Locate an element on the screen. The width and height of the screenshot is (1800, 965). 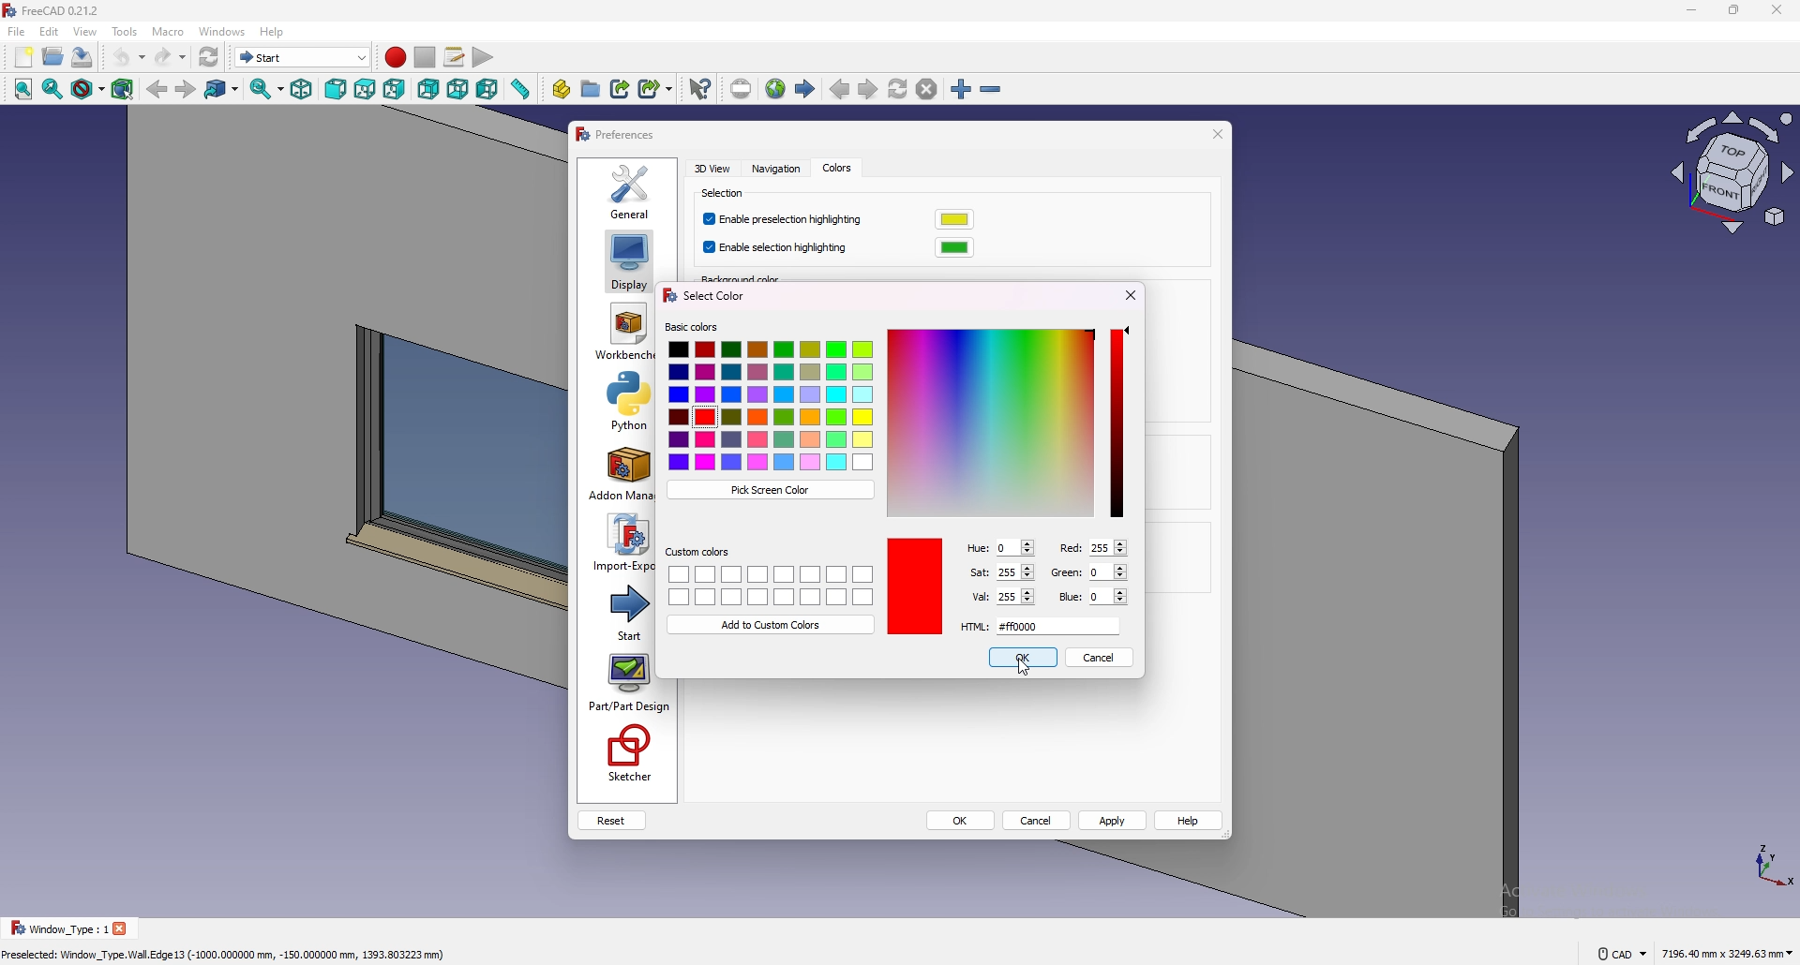
fit selection is located at coordinates (52, 89).